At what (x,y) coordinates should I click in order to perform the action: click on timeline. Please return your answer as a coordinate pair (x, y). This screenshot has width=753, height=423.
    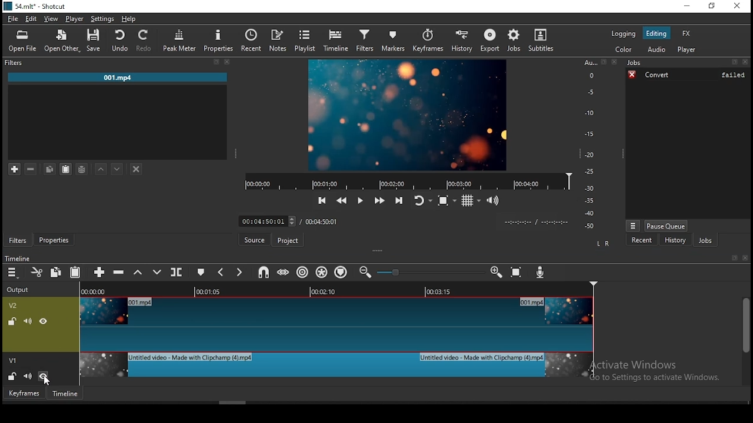
    Looking at the image, I should click on (336, 291).